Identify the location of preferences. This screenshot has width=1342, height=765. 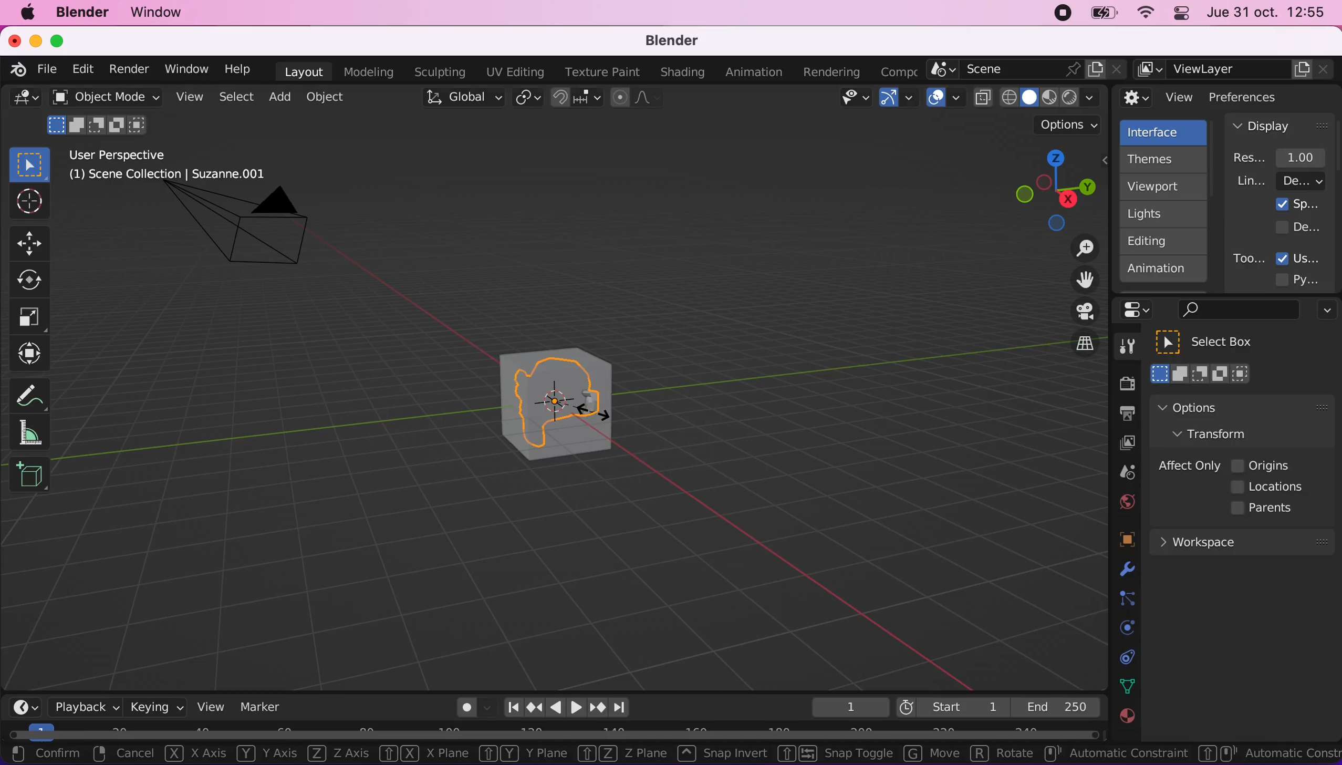
(1261, 97).